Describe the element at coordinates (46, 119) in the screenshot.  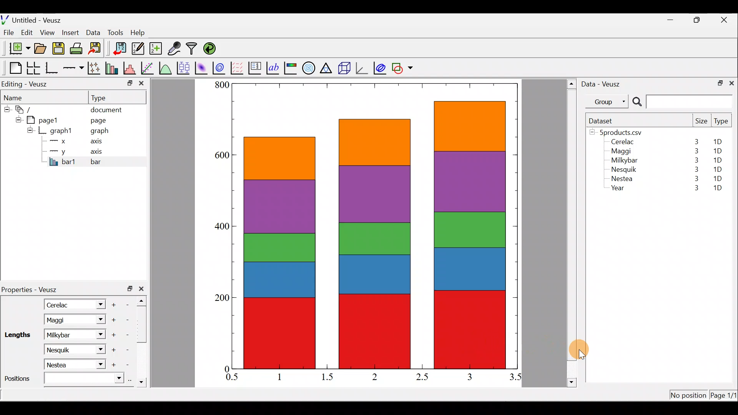
I see `pagel` at that location.